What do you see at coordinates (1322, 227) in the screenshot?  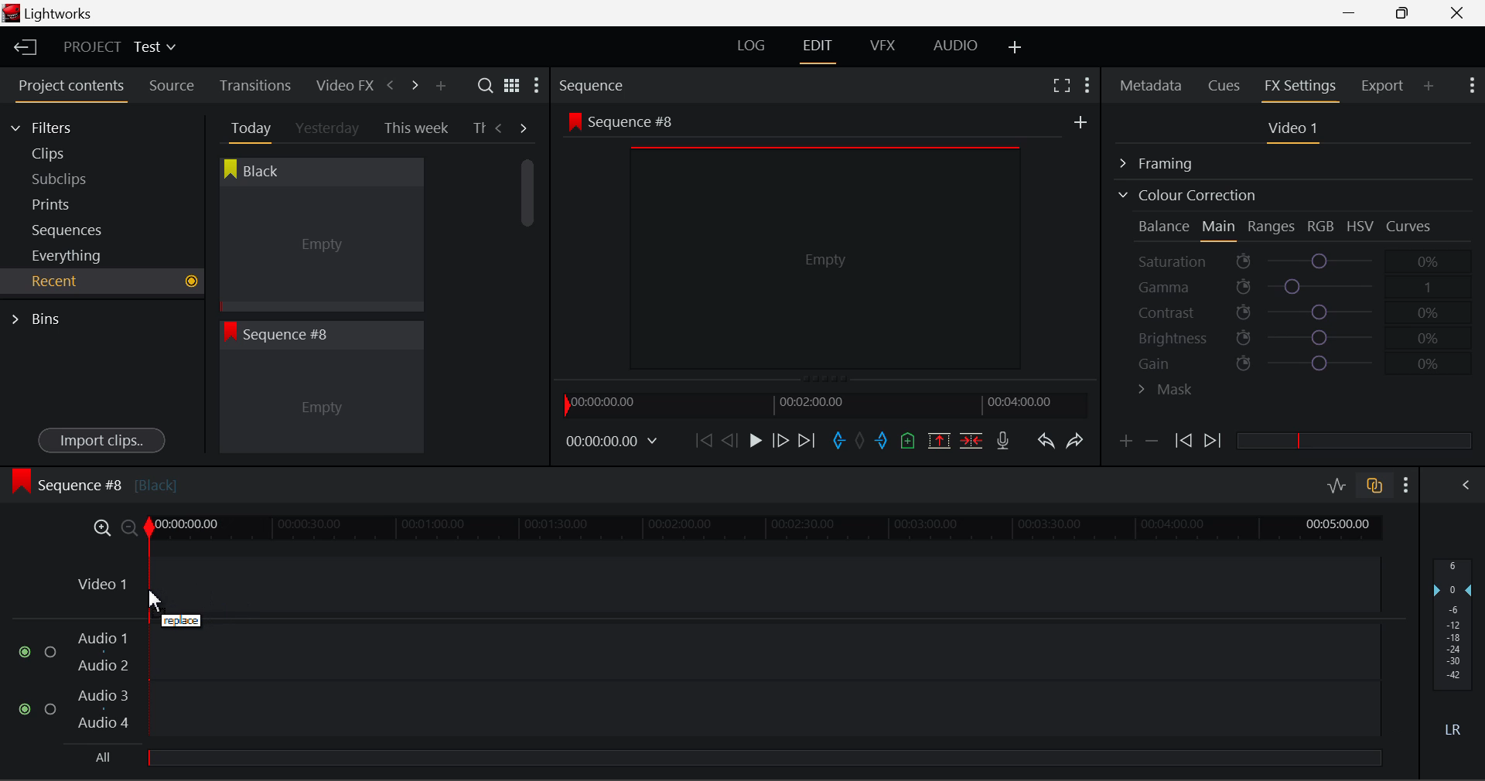 I see `RGB` at bounding box center [1322, 227].